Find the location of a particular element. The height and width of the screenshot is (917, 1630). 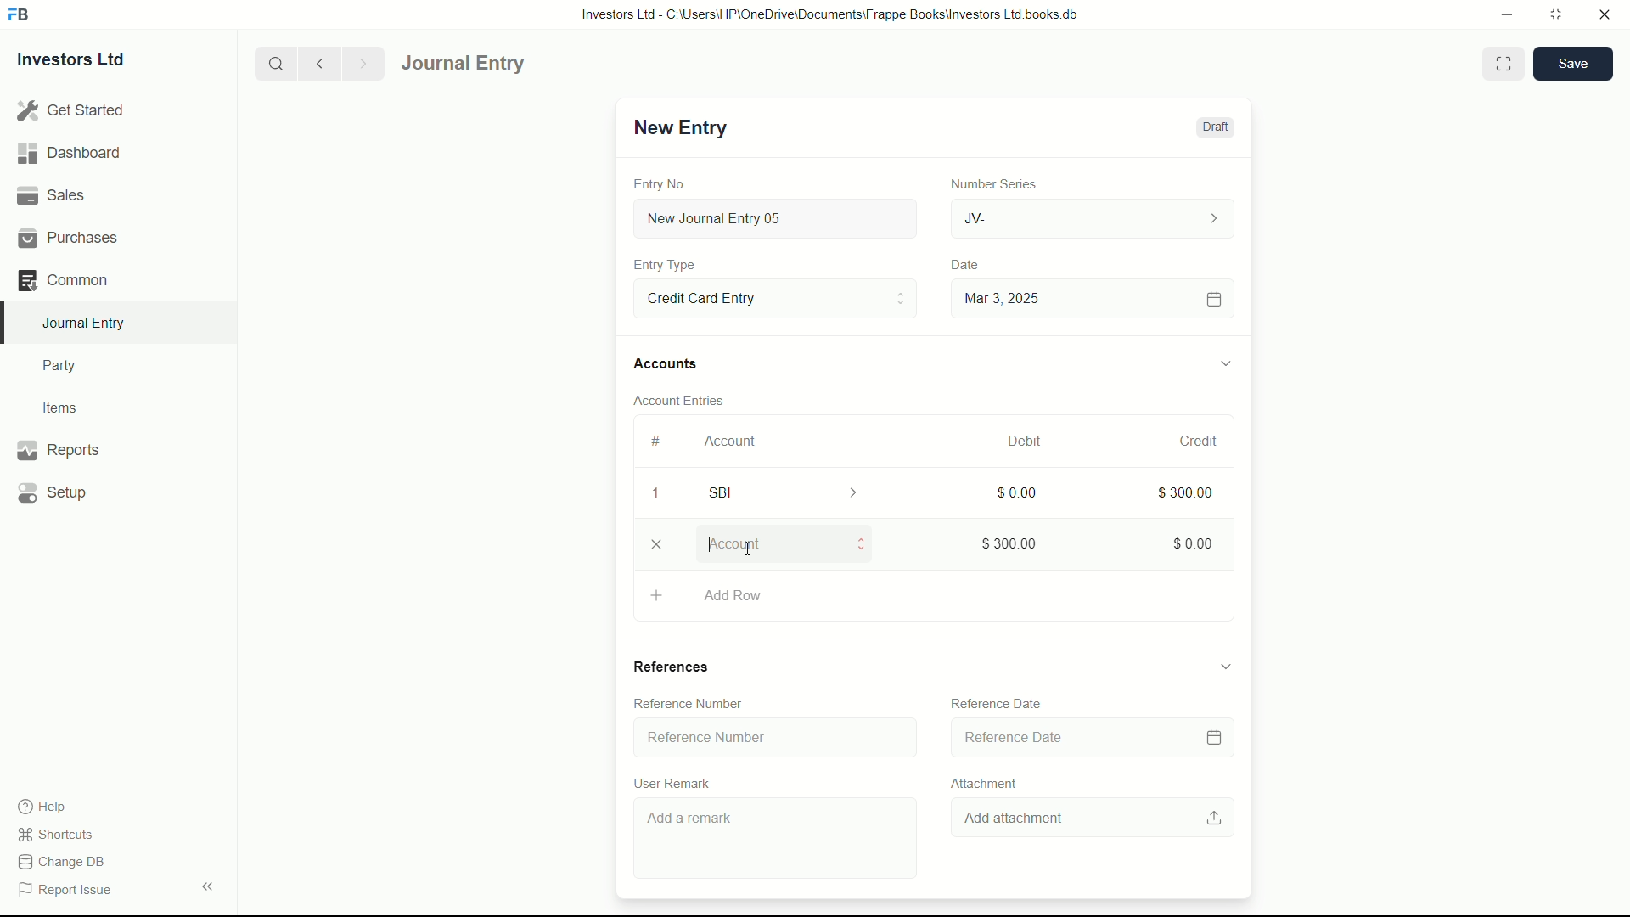

Entry No is located at coordinates (661, 182).